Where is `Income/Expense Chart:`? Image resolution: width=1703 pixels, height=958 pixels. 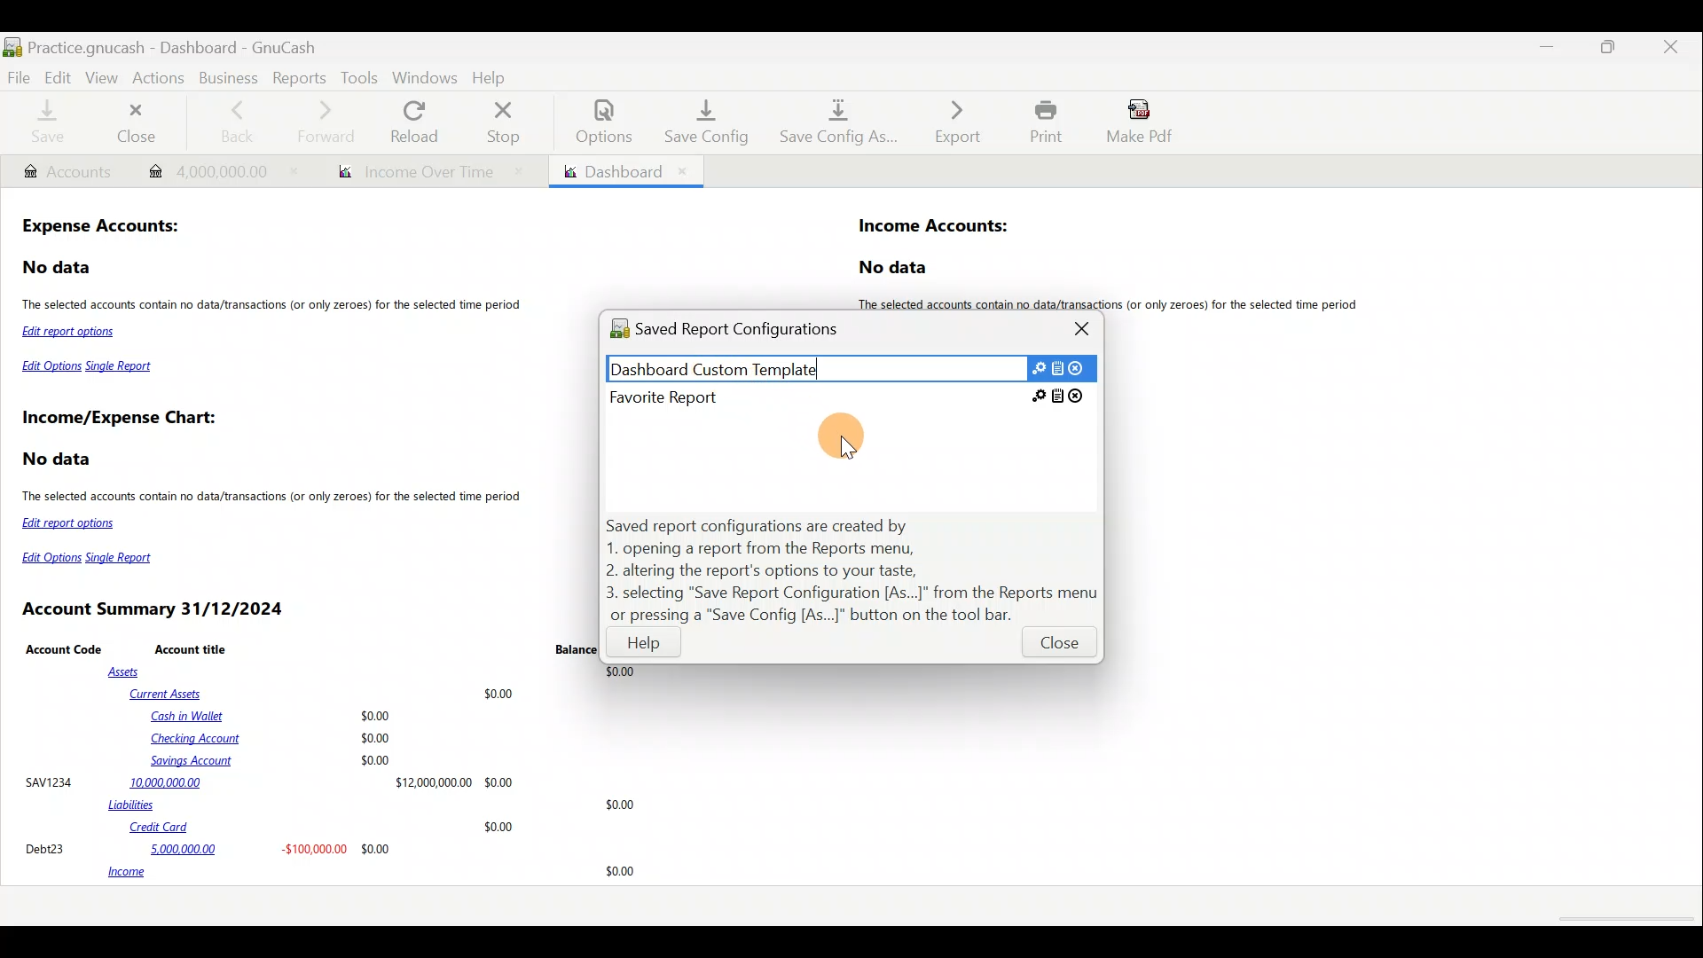
Income/Expense Chart: is located at coordinates (119, 420).